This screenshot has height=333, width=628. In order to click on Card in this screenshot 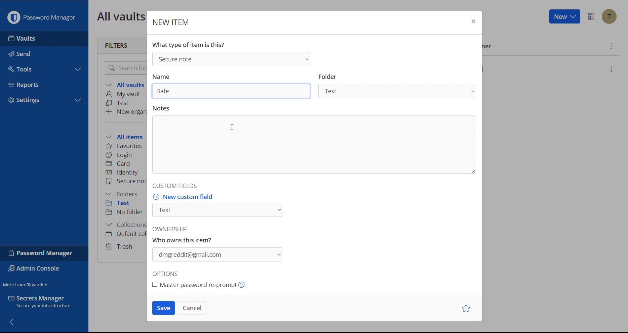, I will do `click(119, 163)`.